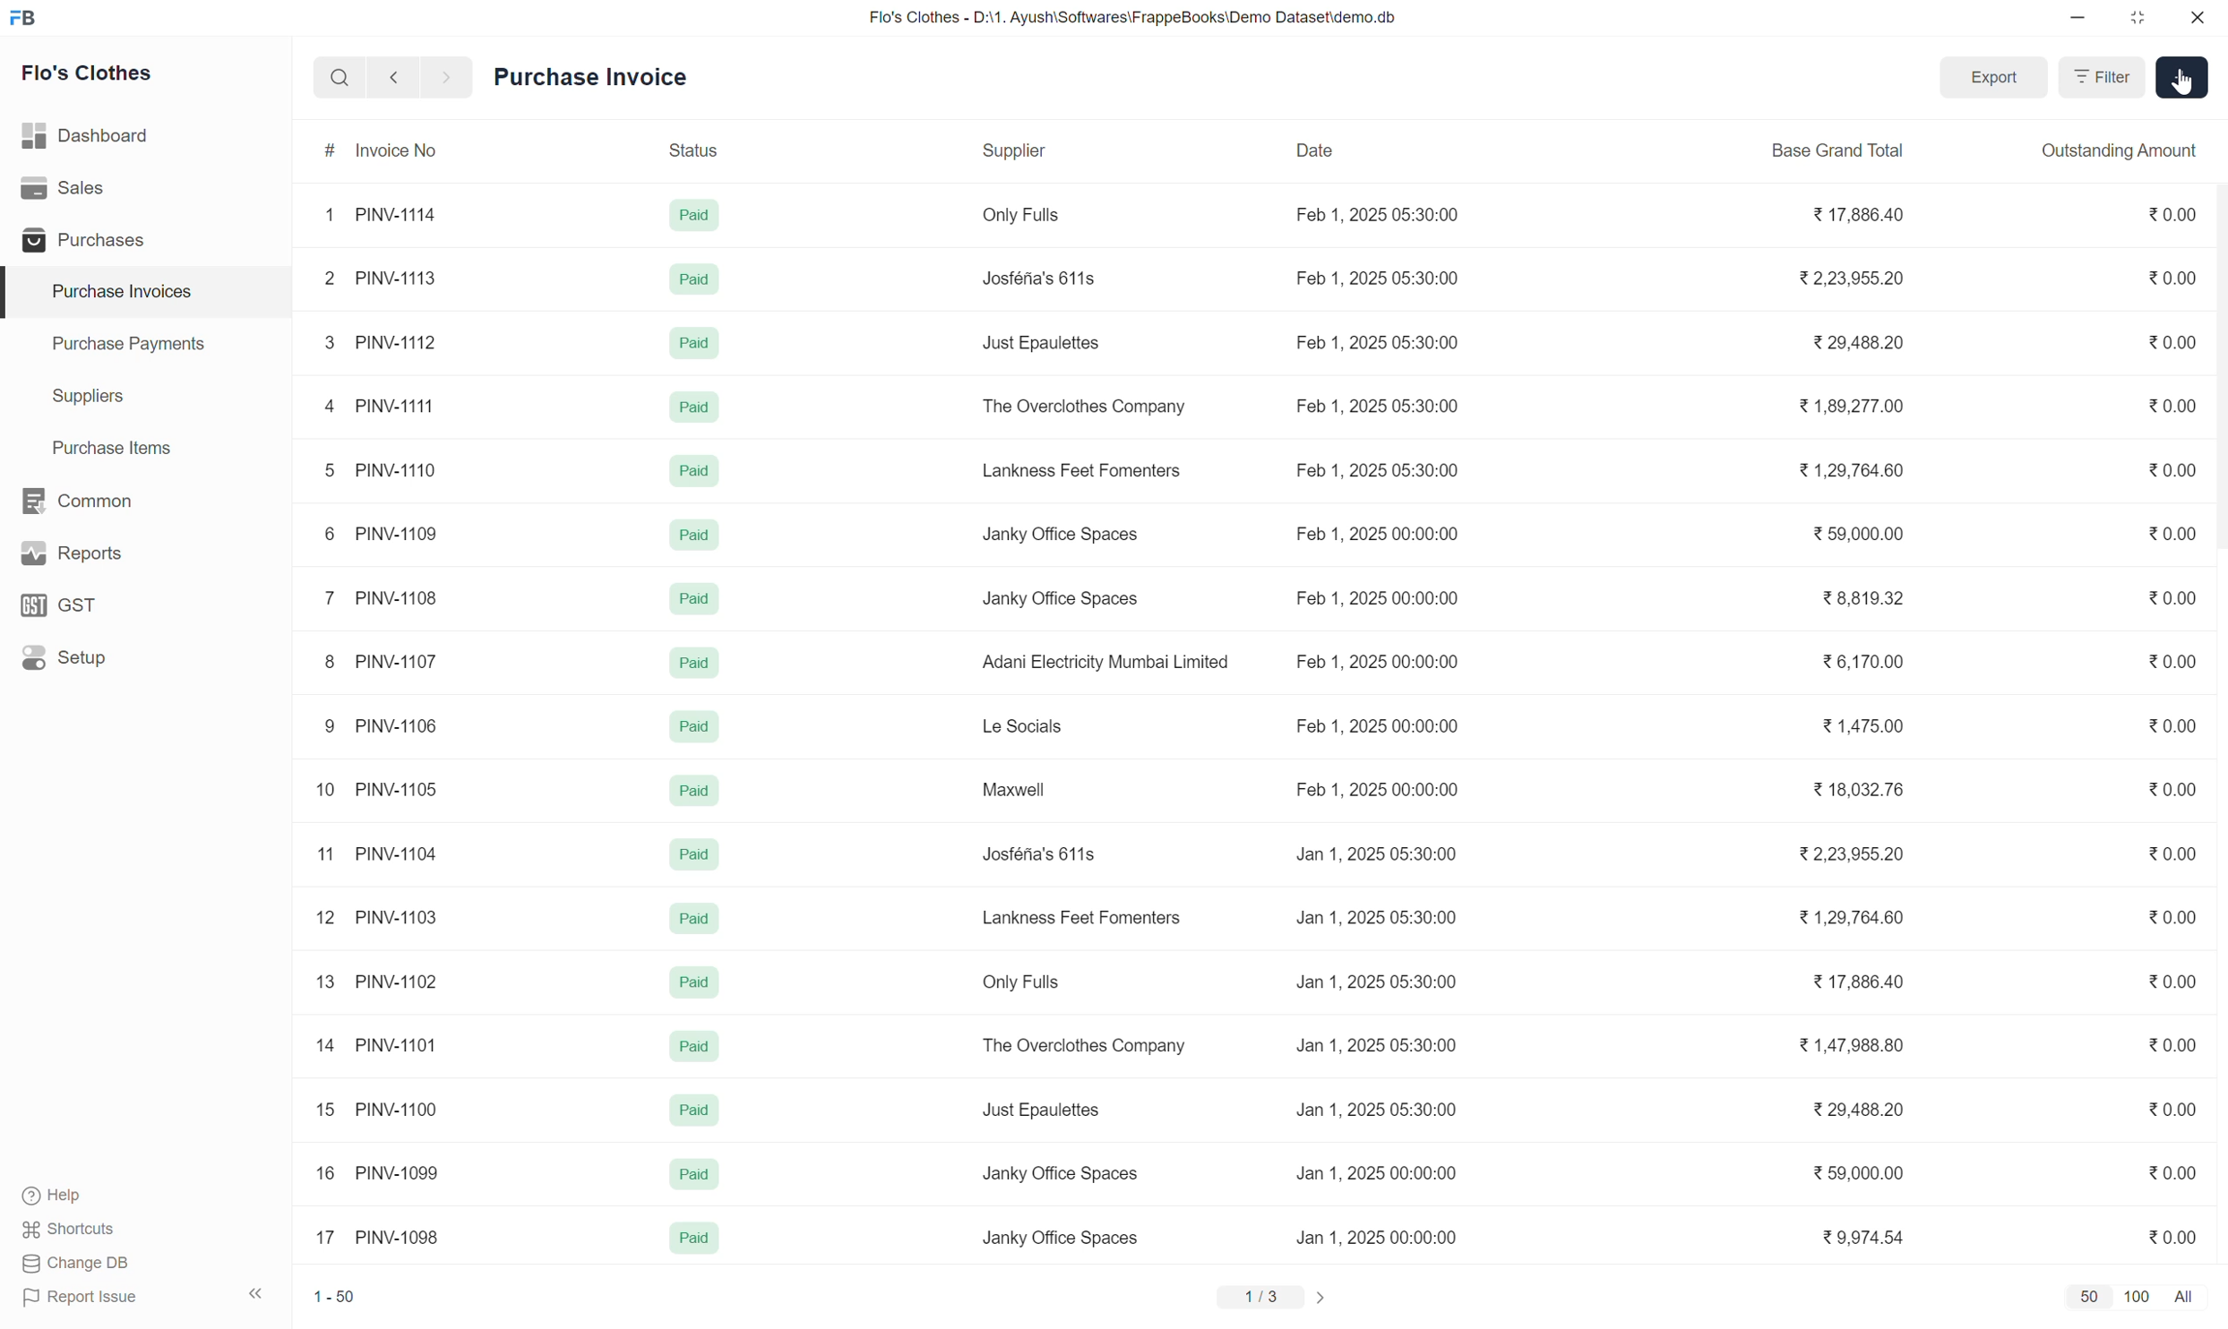 The image size is (2228, 1329). Describe the element at coordinates (2172, 1110) in the screenshot. I see `0.00` at that location.